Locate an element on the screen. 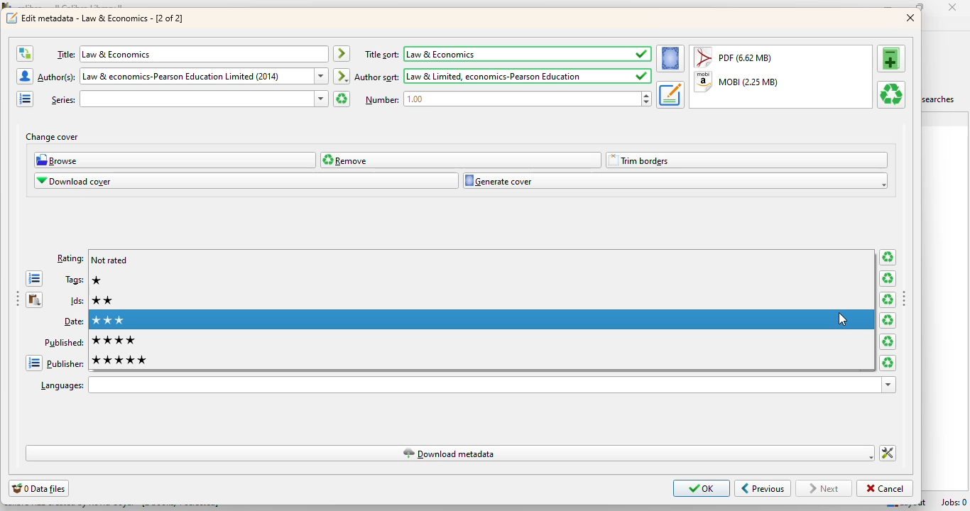 This screenshot has height=511, width=970. edit metadata is located at coordinates (104, 18).